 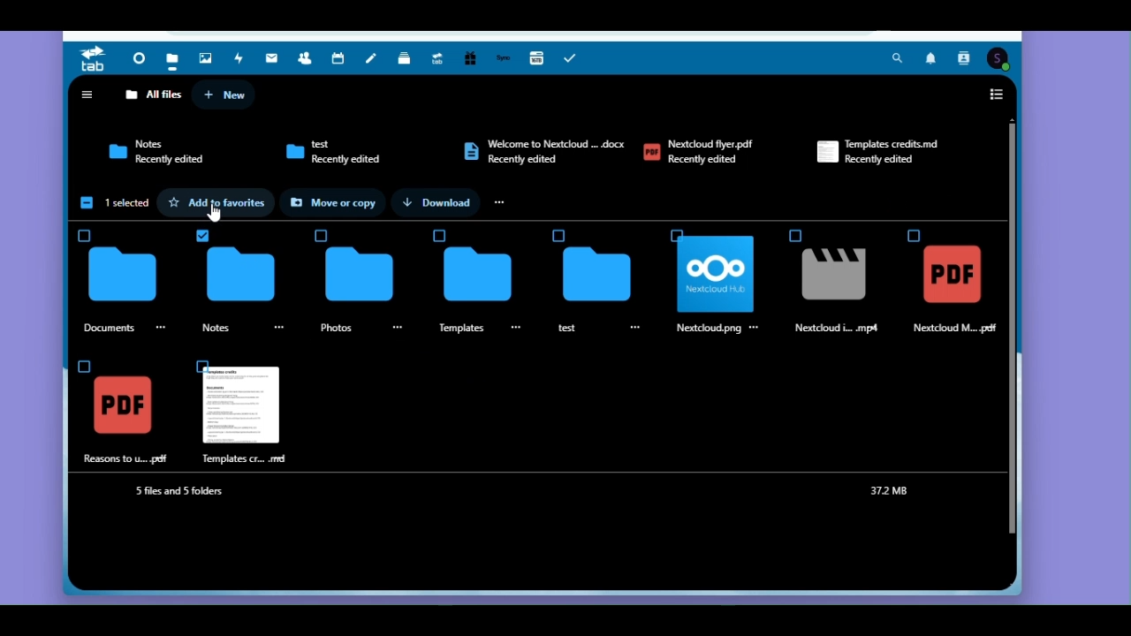 I want to click on Icon, so click(x=479, y=276).